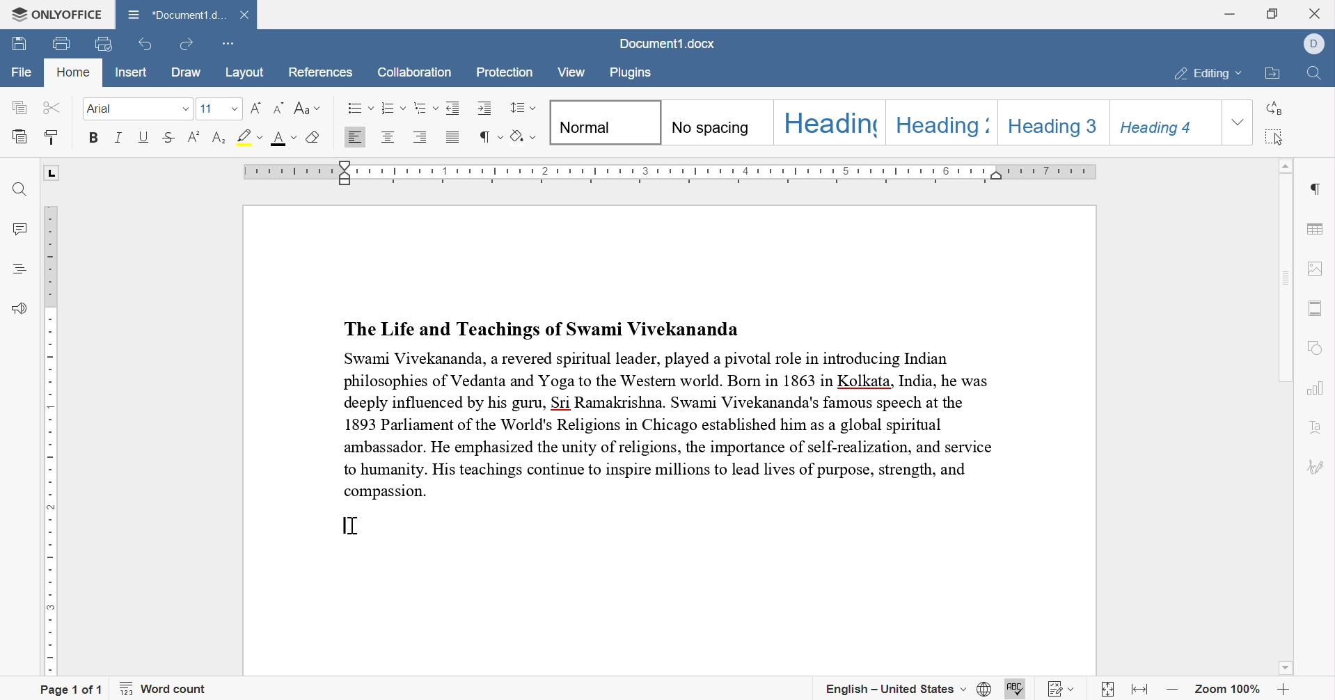 Image resolution: width=1335 pixels, height=700 pixels. Describe the element at coordinates (1164, 123) in the screenshot. I see `heading 4` at that location.